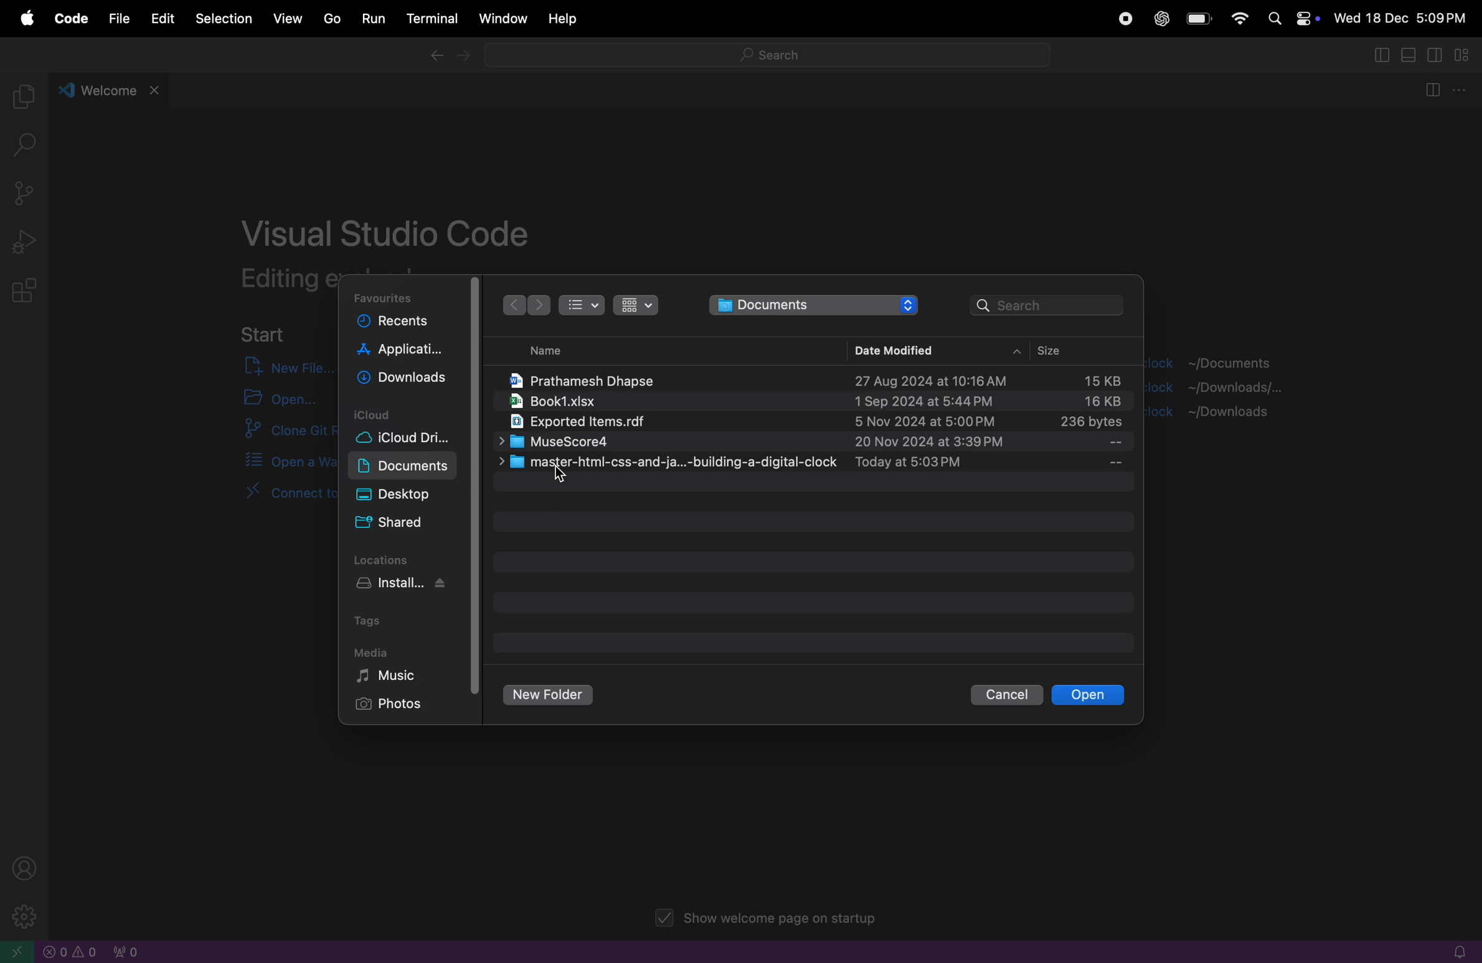  What do you see at coordinates (374, 620) in the screenshot?
I see `tags` at bounding box center [374, 620].